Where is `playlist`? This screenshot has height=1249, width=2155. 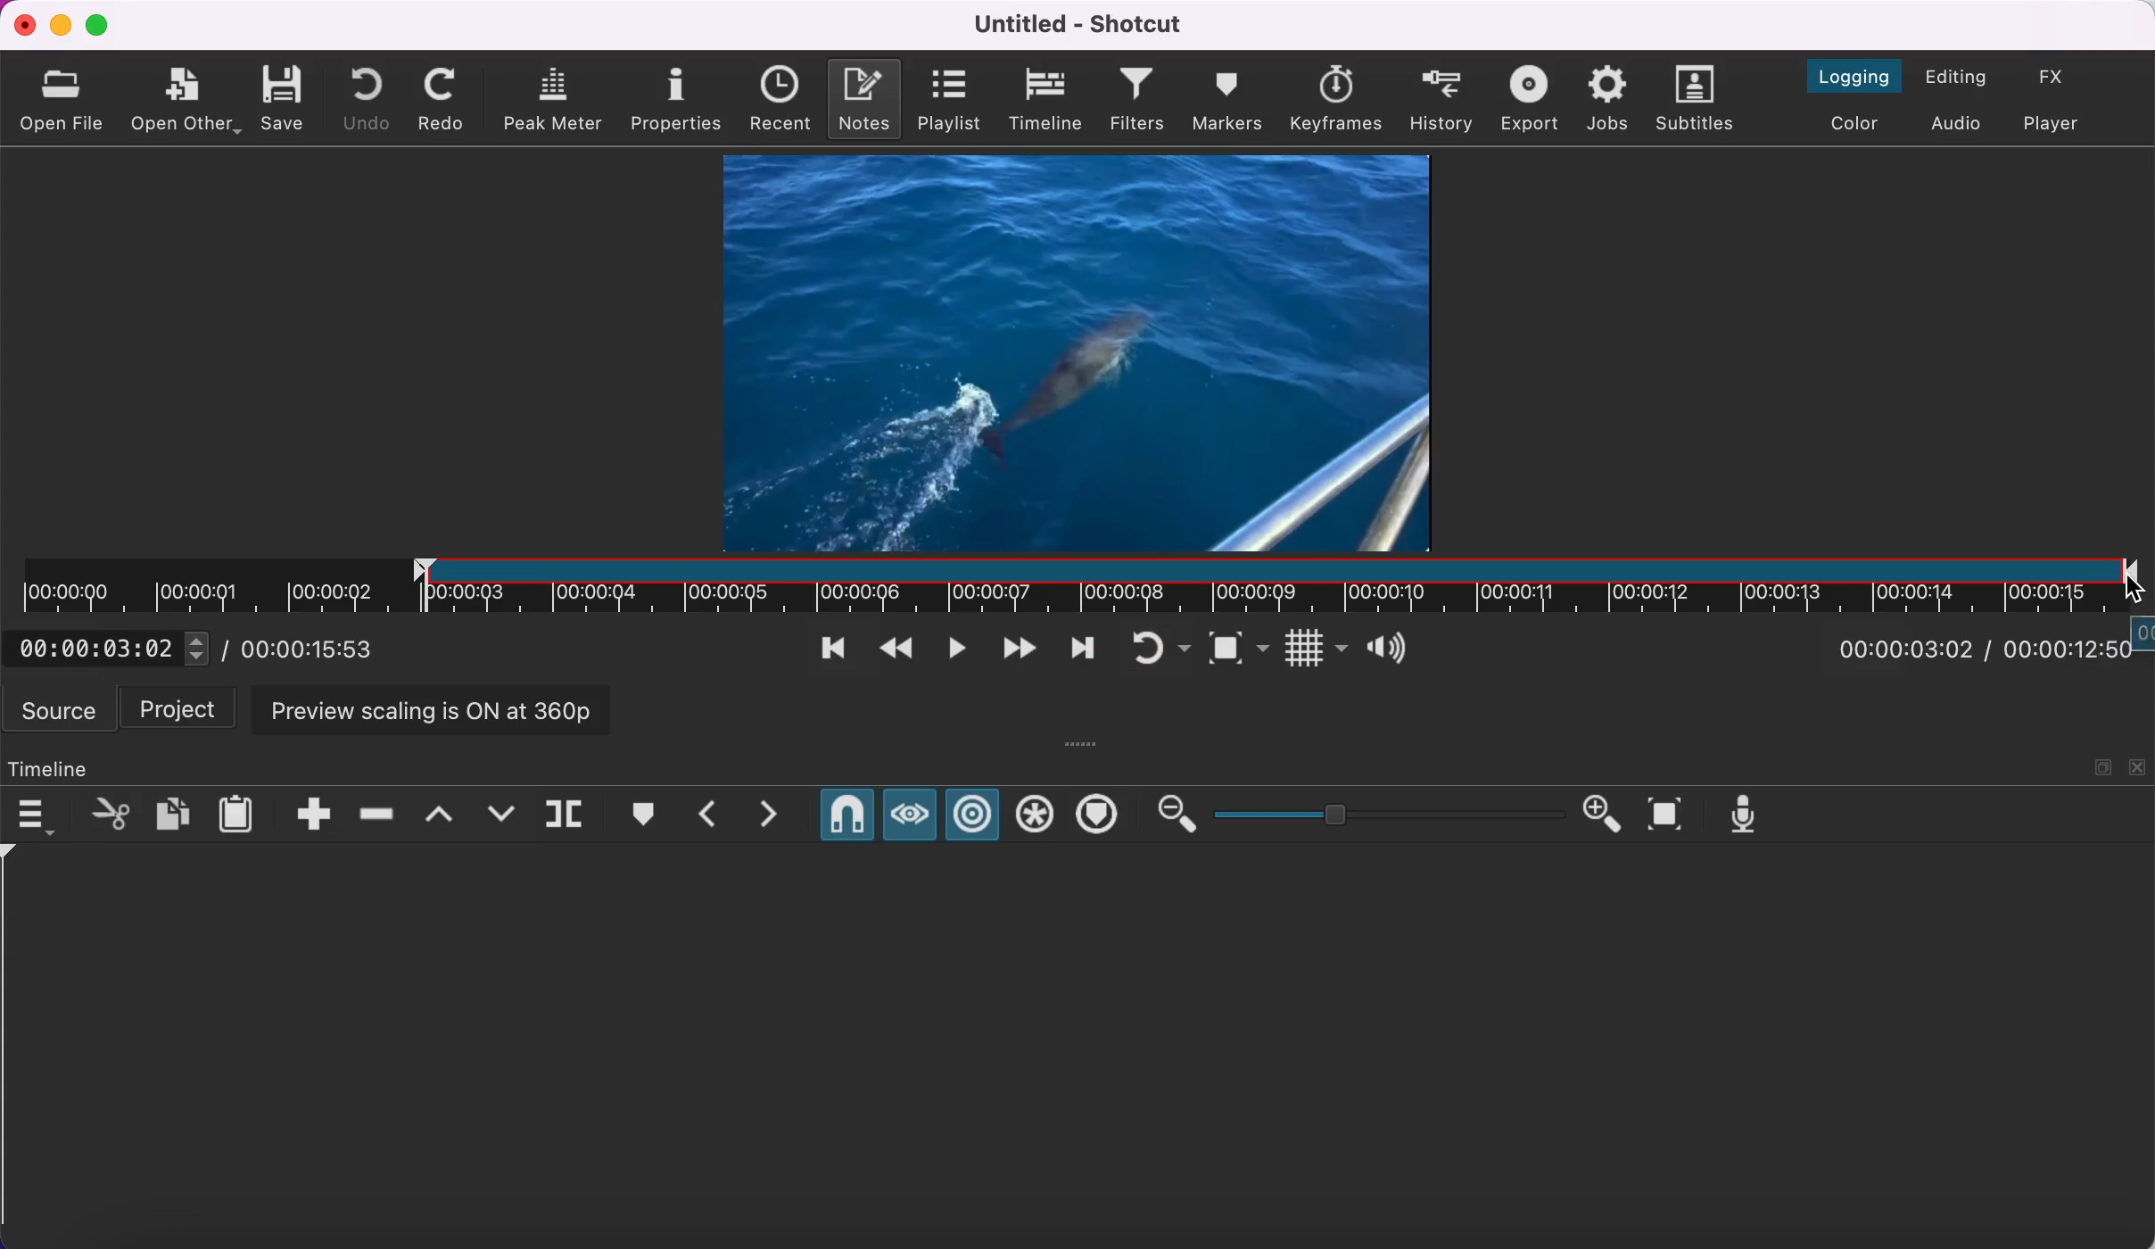
playlist is located at coordinates (951, 101).